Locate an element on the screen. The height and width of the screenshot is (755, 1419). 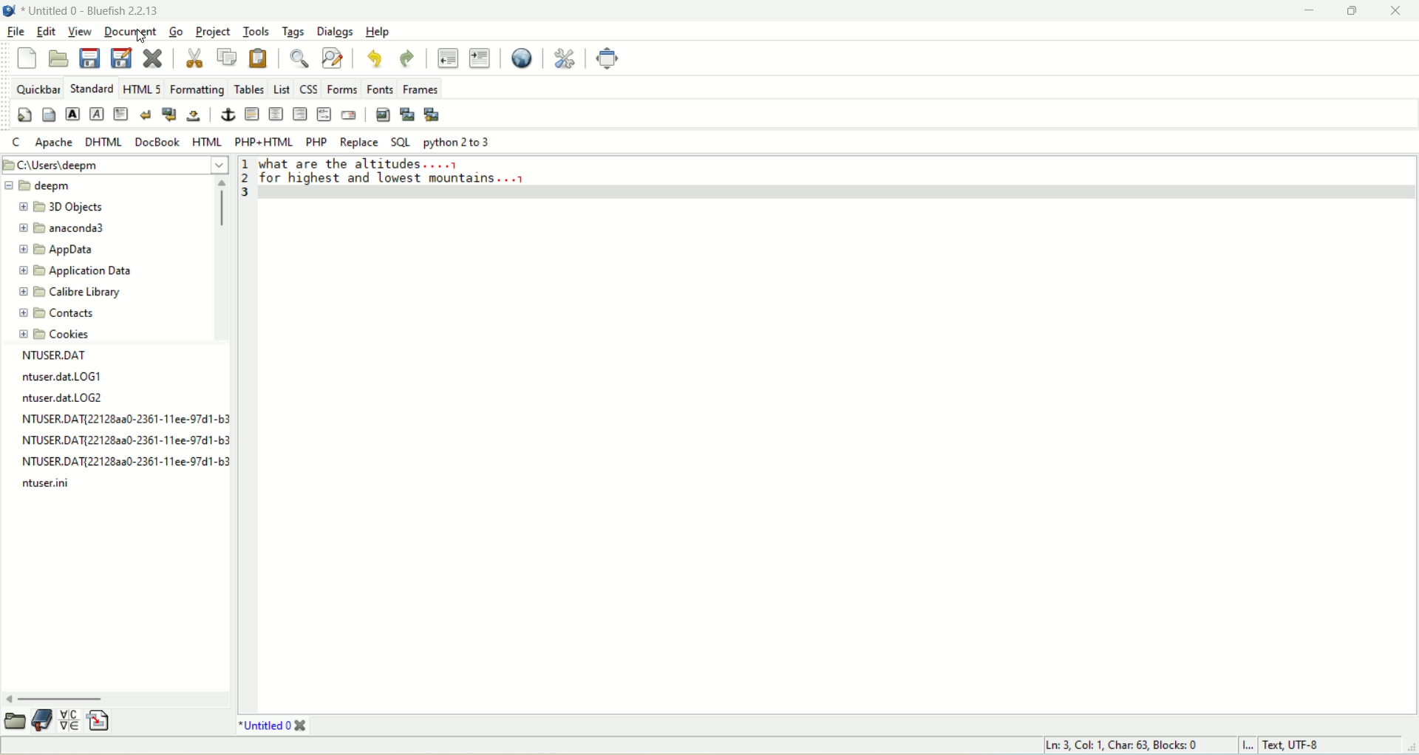
NTUSER.DAT{22128aa0-2361-11ee-97d1-b3 is located at coordinates (123, 463).